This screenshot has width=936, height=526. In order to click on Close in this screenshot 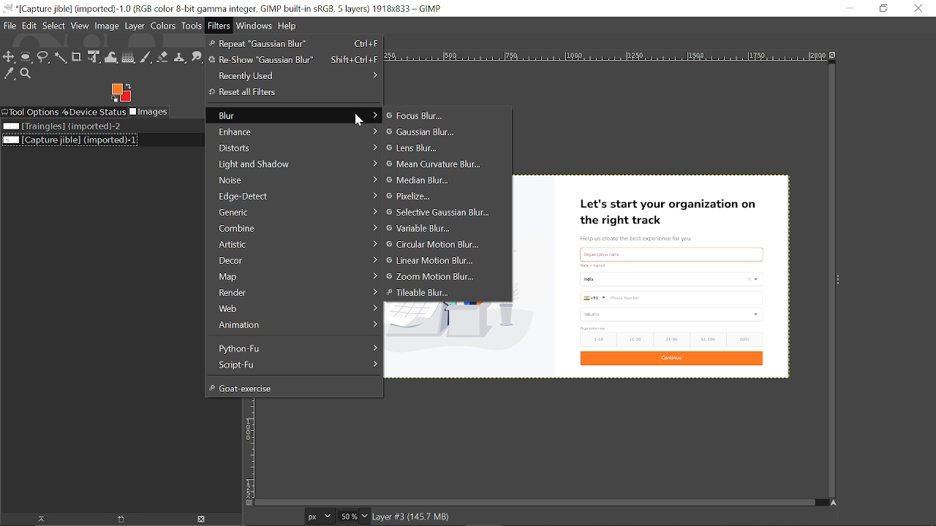, I will do `click(917, 9)`.